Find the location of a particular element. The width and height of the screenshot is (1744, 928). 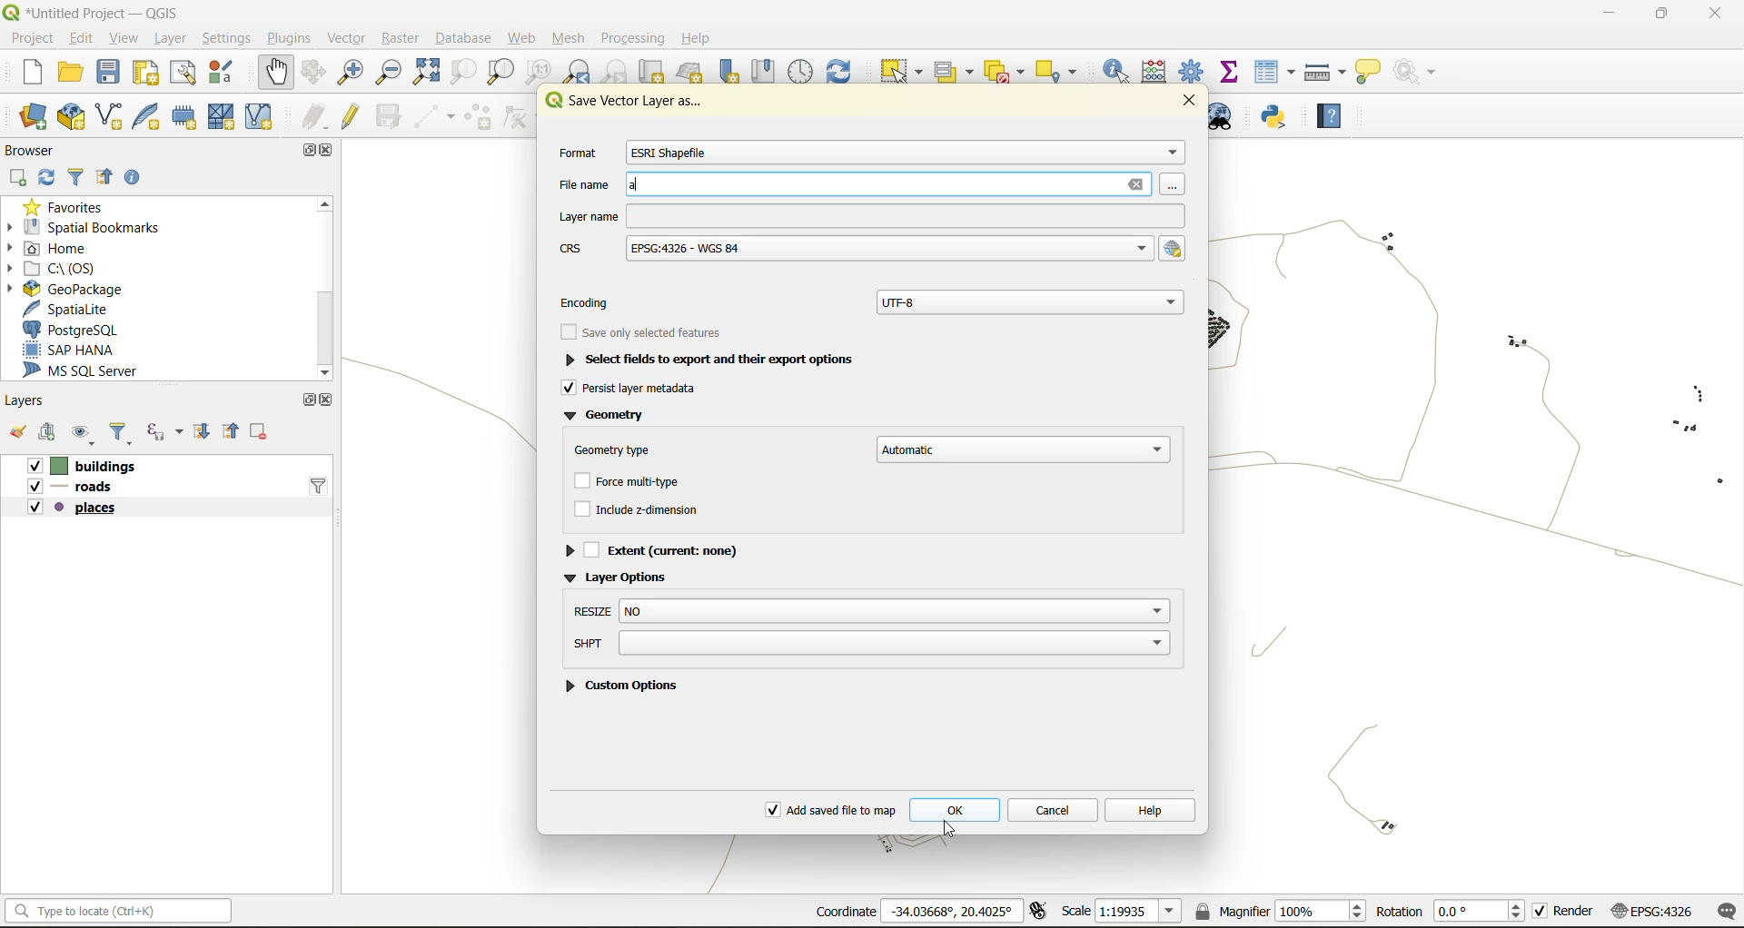

Select fields to export and their export options is located at coordinates (724, 360).